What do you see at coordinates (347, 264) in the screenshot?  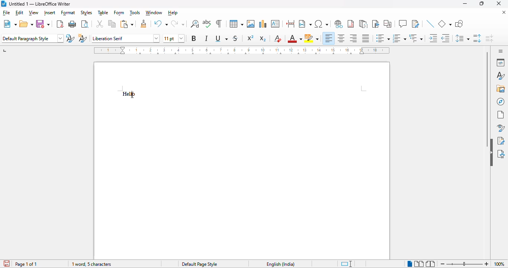 I see `standard selection` at bounding box center [347, 264].